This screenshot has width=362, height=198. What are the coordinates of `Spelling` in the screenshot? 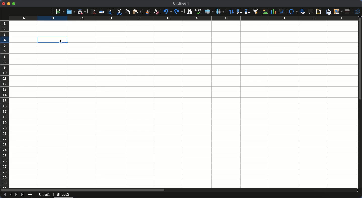 It's located at (198, 12).